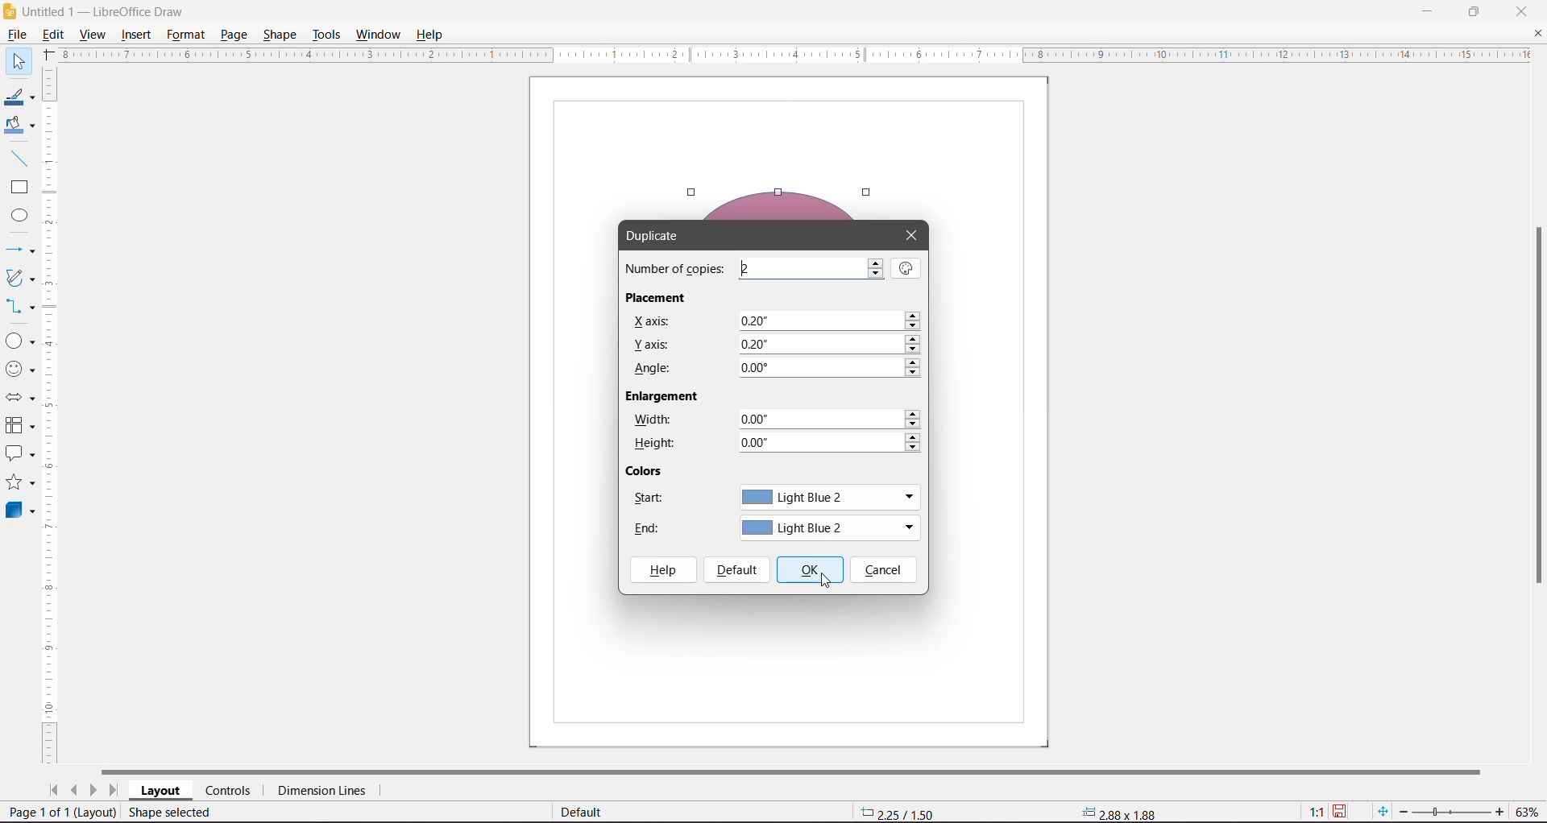 This screenshot has width=1547, height=823. I want to click on Set angle, so click(828, 367).